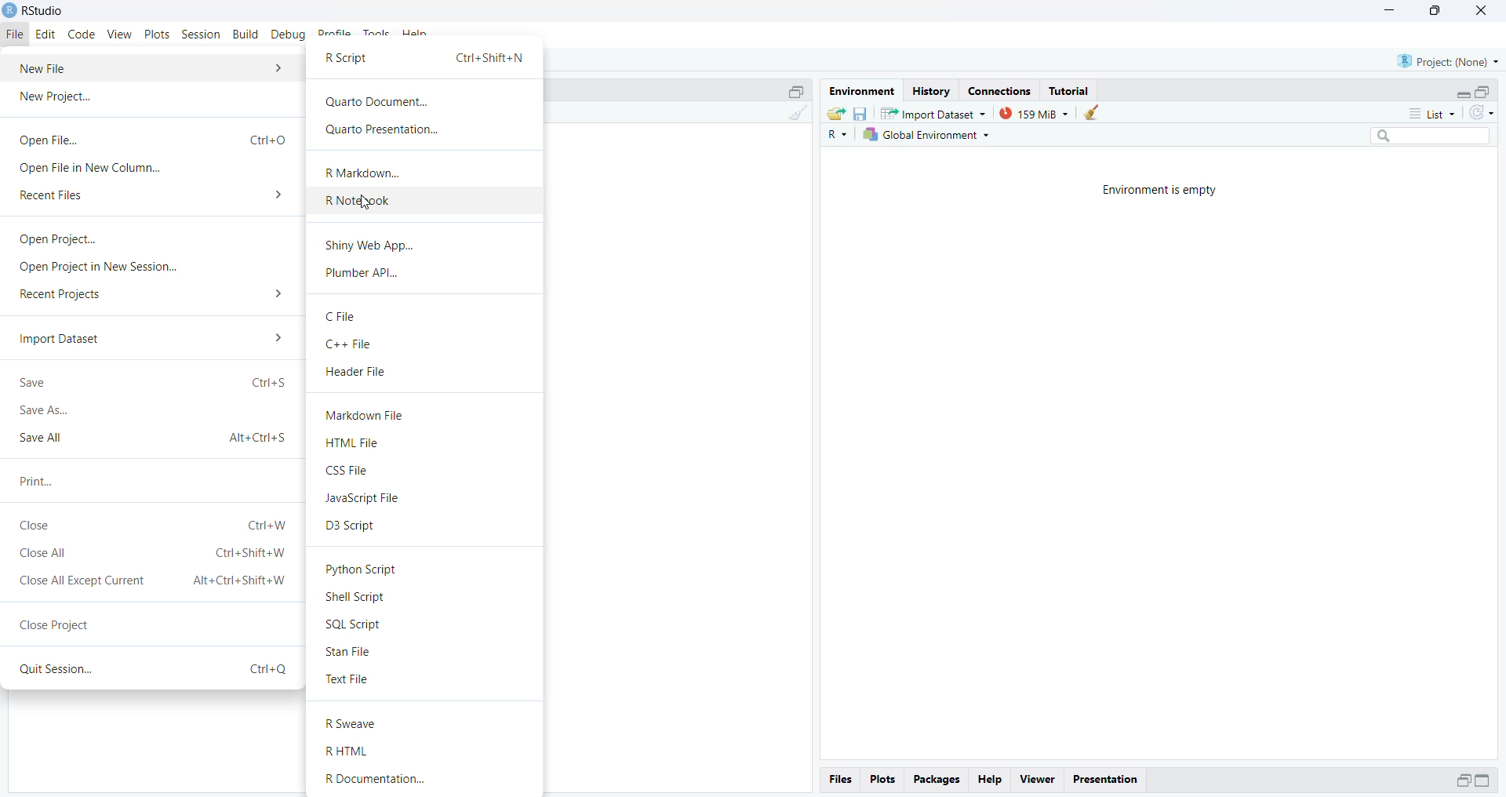  Describe the element at coordinates (92, 169) in the screenshot. I see `Open File in New Column...` at that location.